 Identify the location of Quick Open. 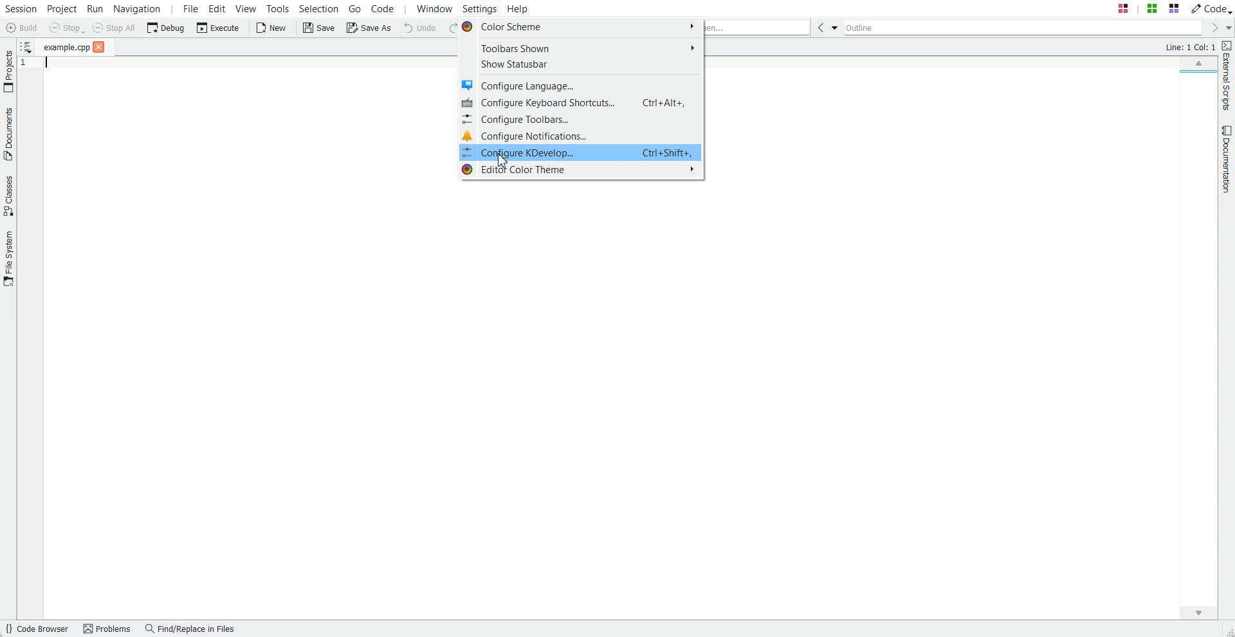
(758, 28).